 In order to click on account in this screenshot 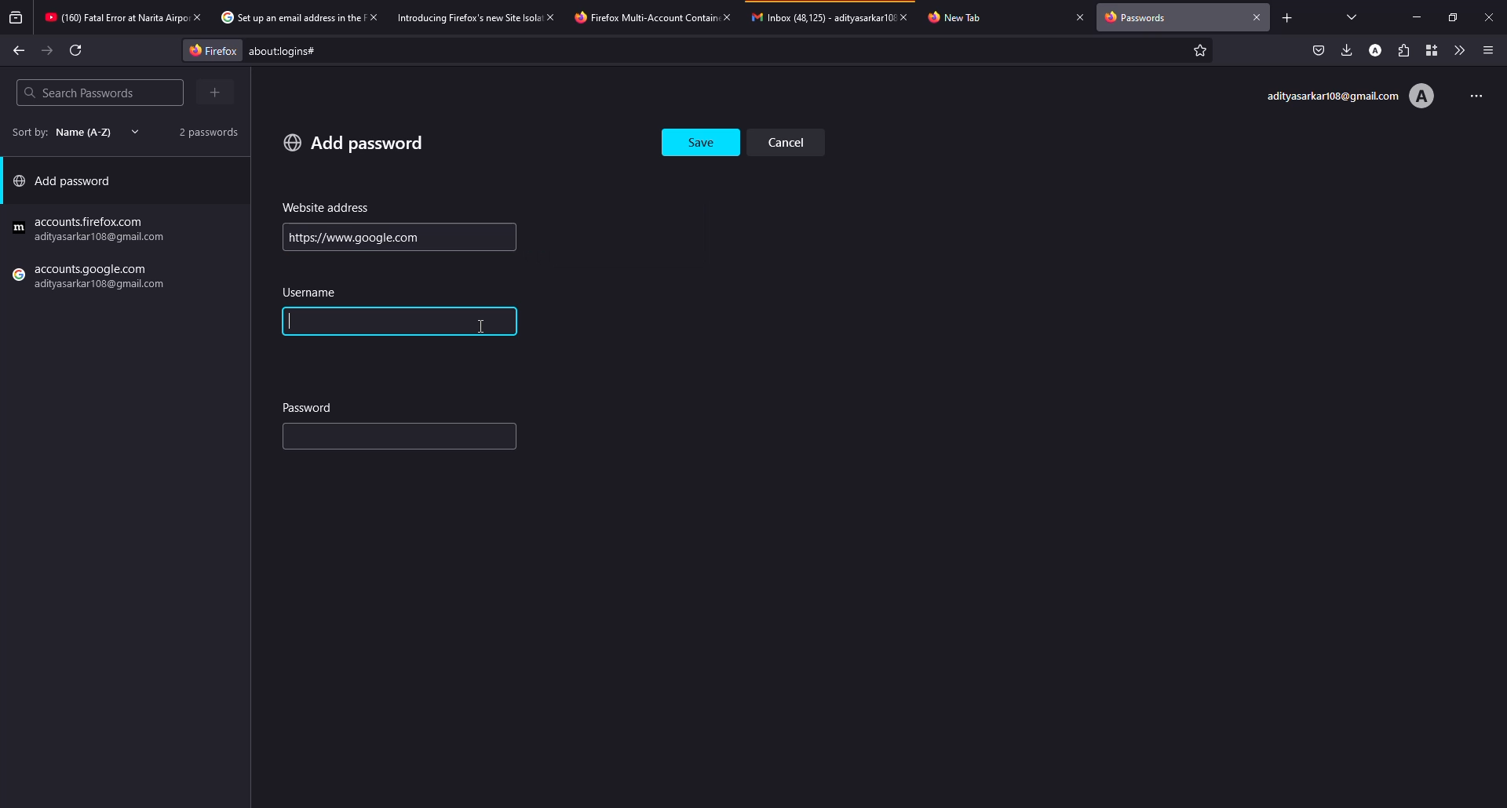, I will do `click(1349, 96)`.